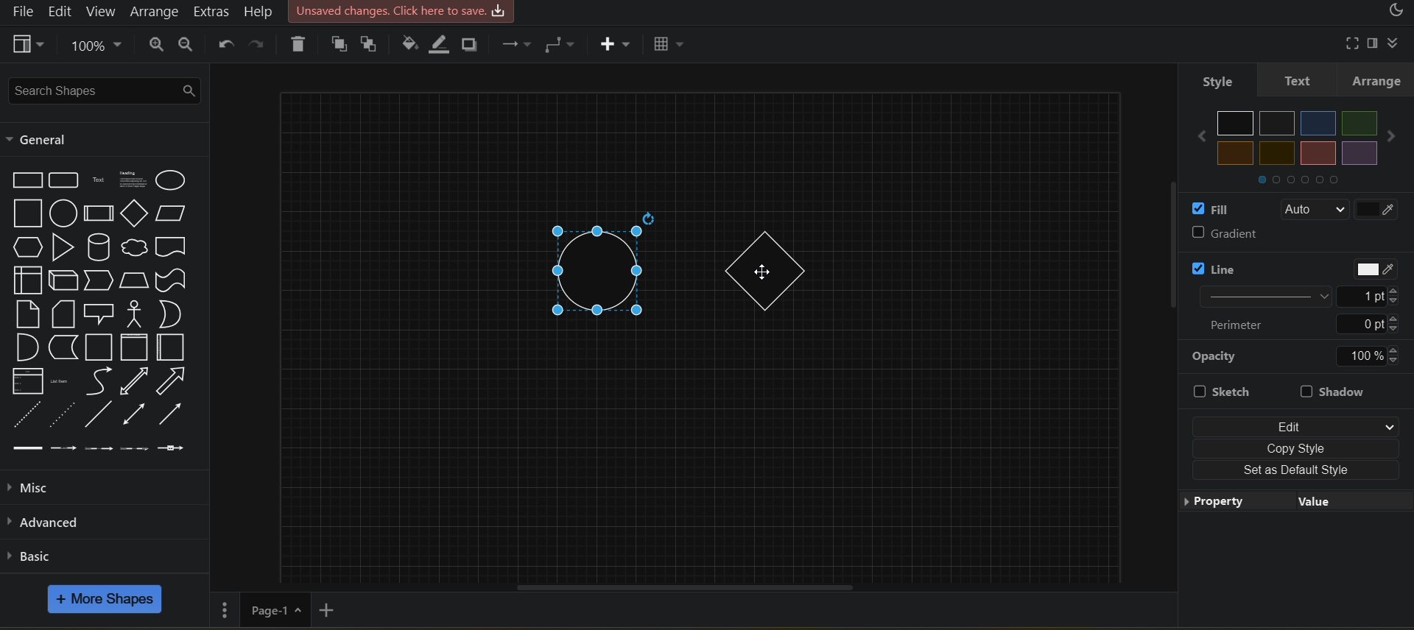 Image resolution: width=1414 pixels, height=630 pixels. What do you see at coordinates (153, 10) in the screenshot?
I see `arrange` at bounding box center [153, 10].